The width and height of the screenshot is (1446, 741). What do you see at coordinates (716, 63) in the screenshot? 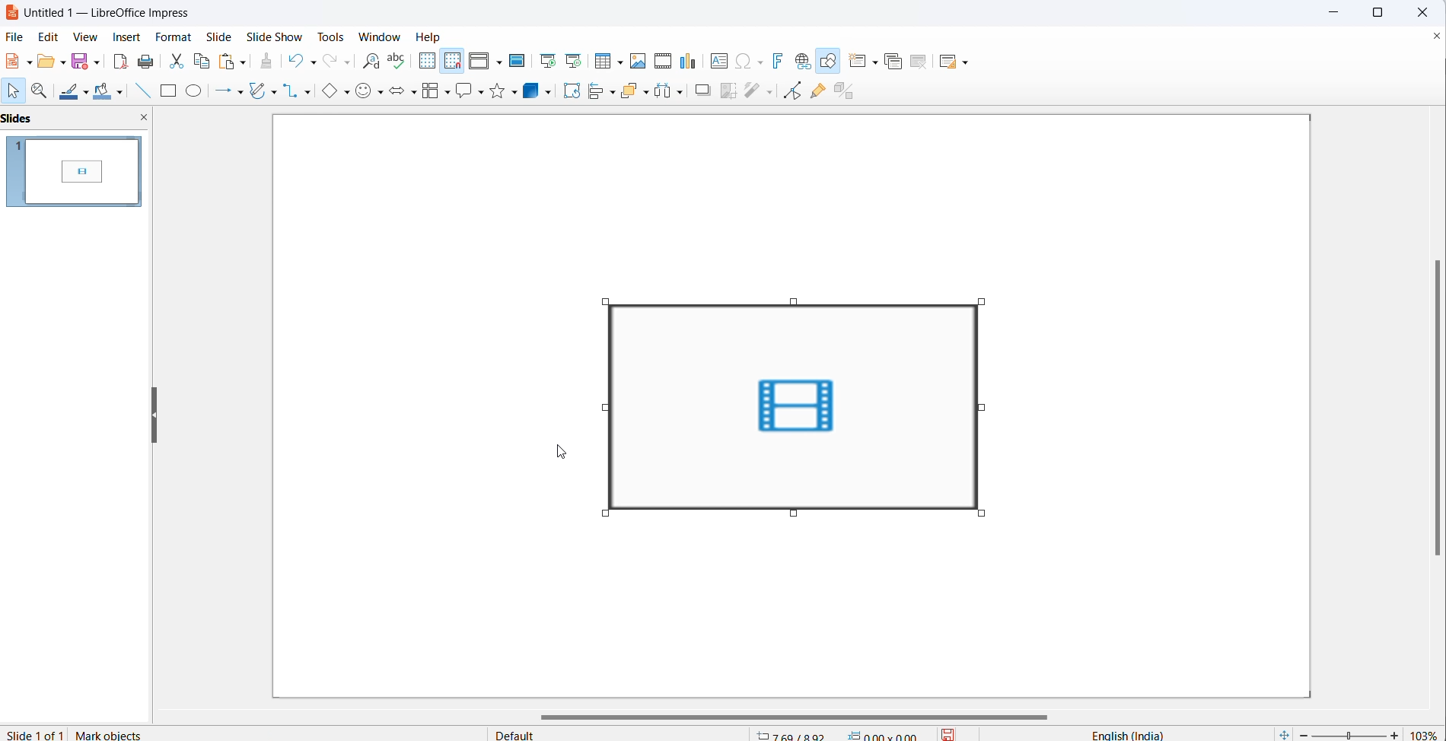
I see `insert text` at bounding box center [716, 63].